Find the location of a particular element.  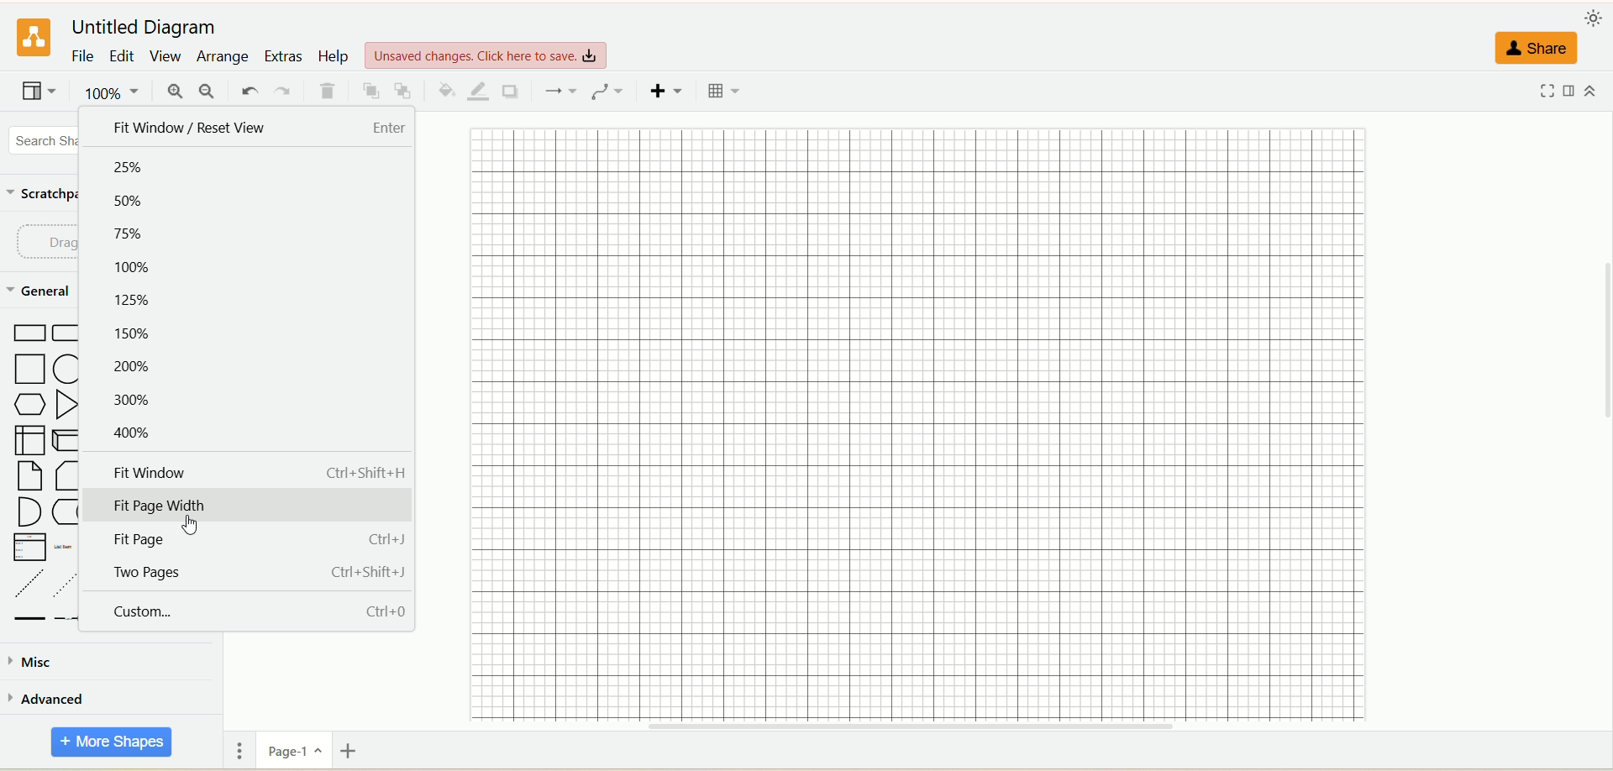

undo is located at coordinates (250, 89).